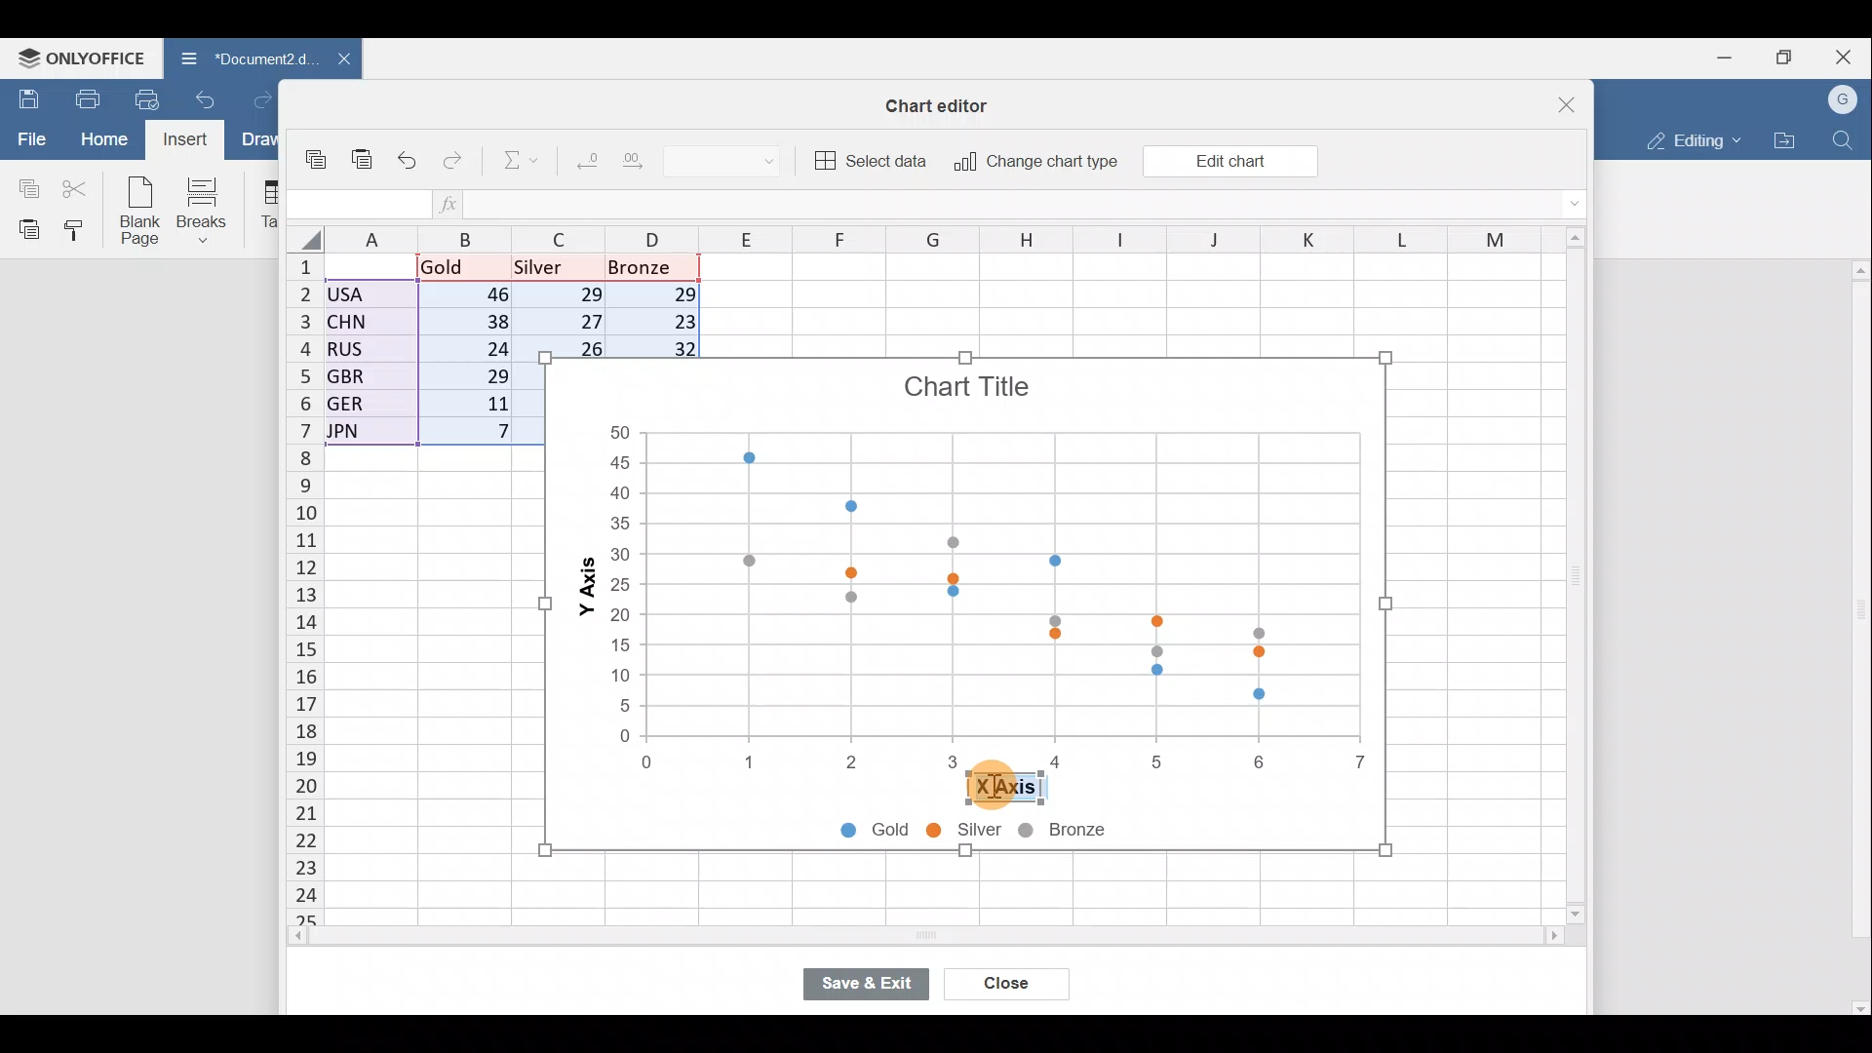  I want to click on Quick print, so click(148, 99).